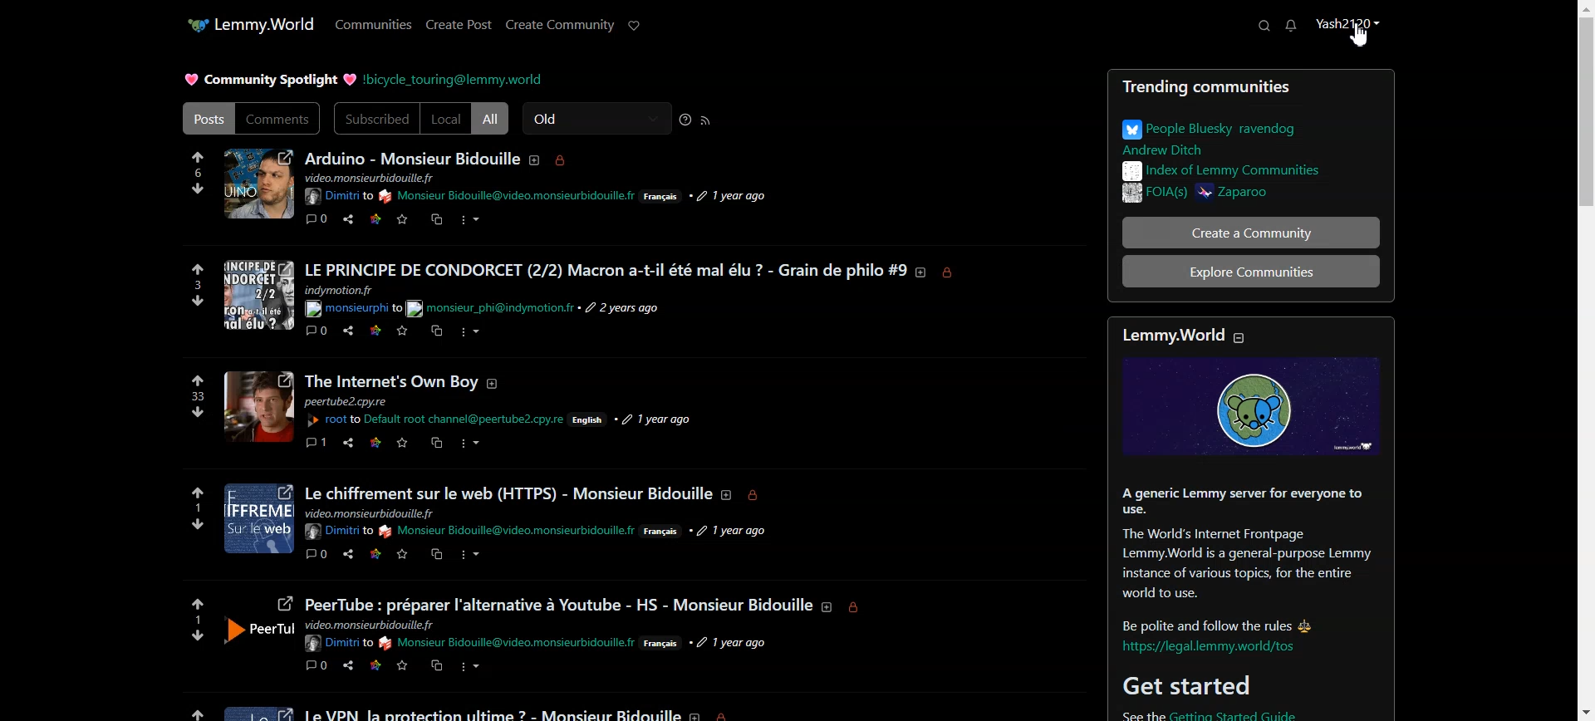  Describe the element at coordinates (206, 119) in the screenshot. I see `Posts` at that location.